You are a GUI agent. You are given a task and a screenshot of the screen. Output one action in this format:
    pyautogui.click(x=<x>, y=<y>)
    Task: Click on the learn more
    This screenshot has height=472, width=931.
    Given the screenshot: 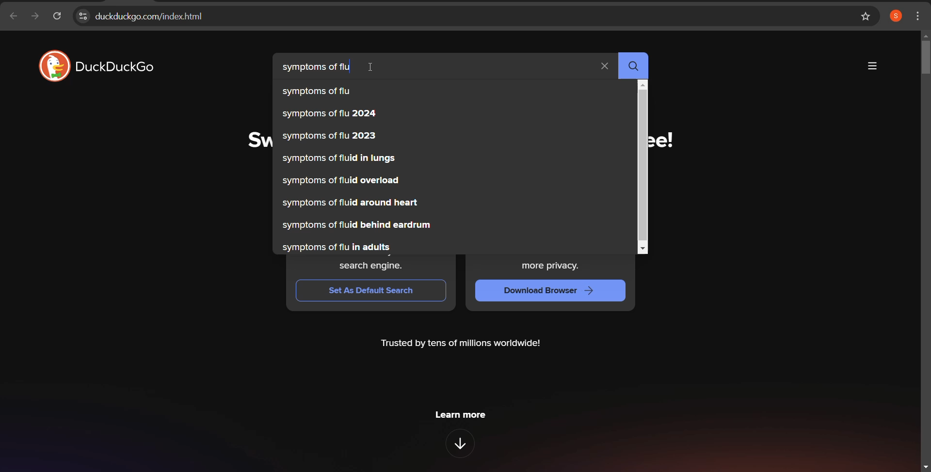 What is the action you would take?
    pyautogui.click(x=466, y=416)
    